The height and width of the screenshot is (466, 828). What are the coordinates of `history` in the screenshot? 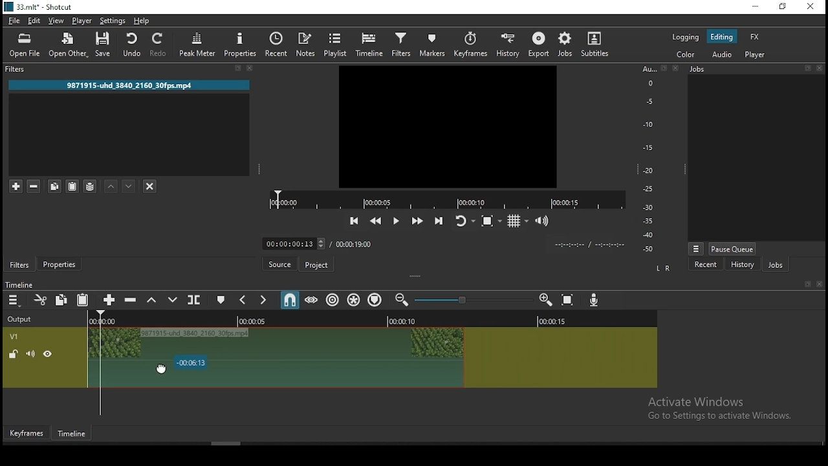 It's located at (743, 264).